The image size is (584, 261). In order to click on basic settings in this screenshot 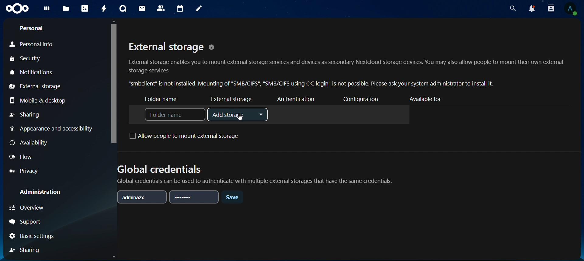, I will do `click(33, 236)`.